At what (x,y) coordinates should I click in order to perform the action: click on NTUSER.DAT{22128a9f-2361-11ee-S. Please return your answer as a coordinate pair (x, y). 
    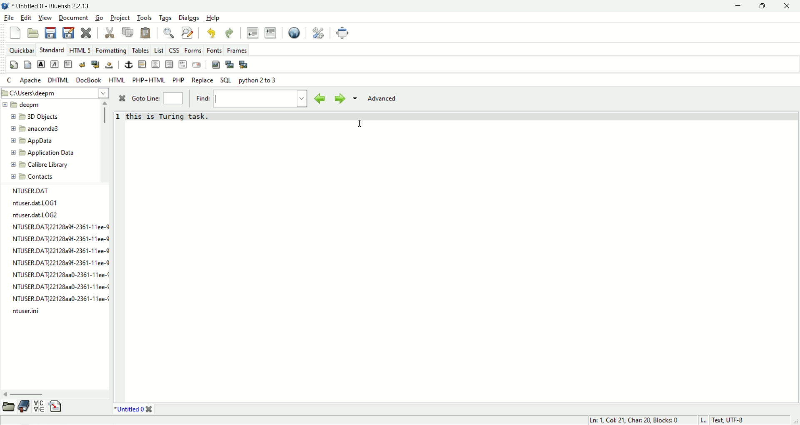
    Looking at the image, I should click on (56, 228).